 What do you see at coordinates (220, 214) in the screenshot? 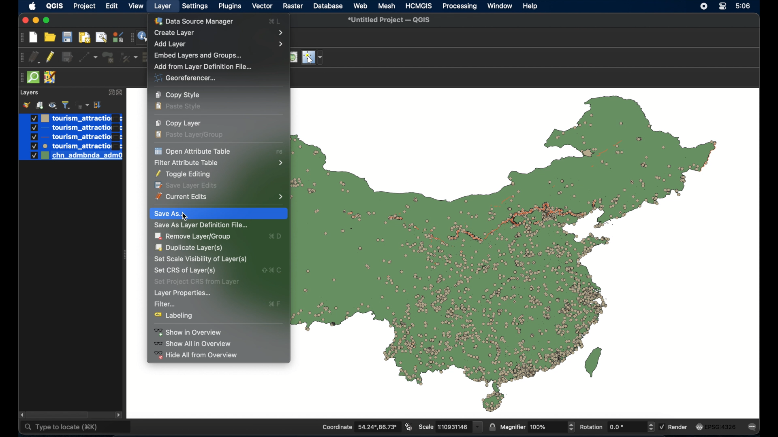
I see `save as highlighted` at bounding box center [220, 214].